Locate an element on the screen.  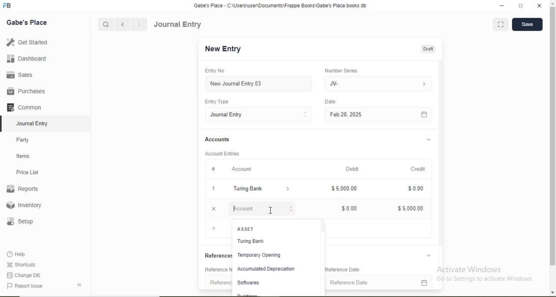
Items is located at coordinates (23, 156).